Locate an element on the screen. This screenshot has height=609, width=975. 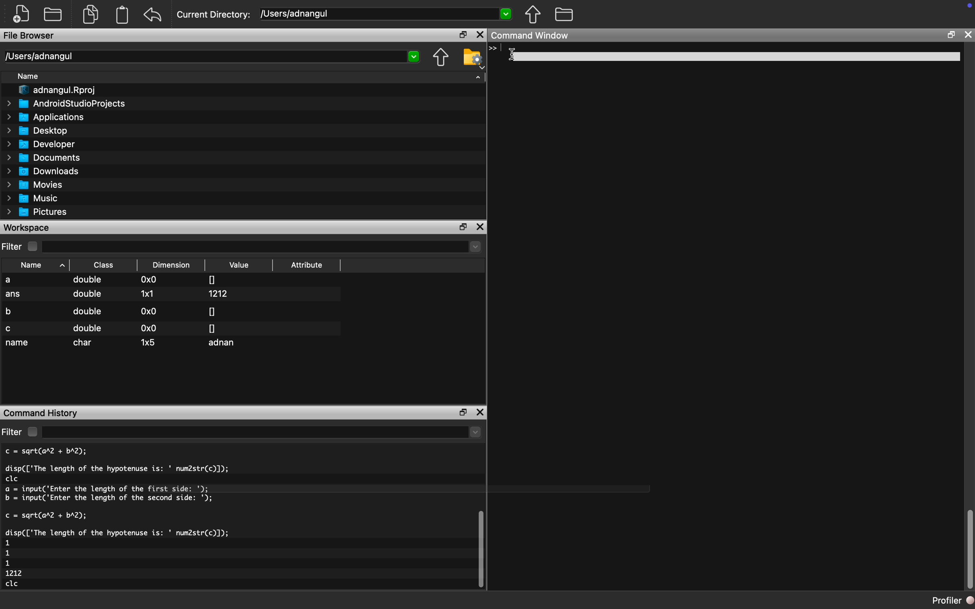
 Desktop is located at coordinates (42, 130).